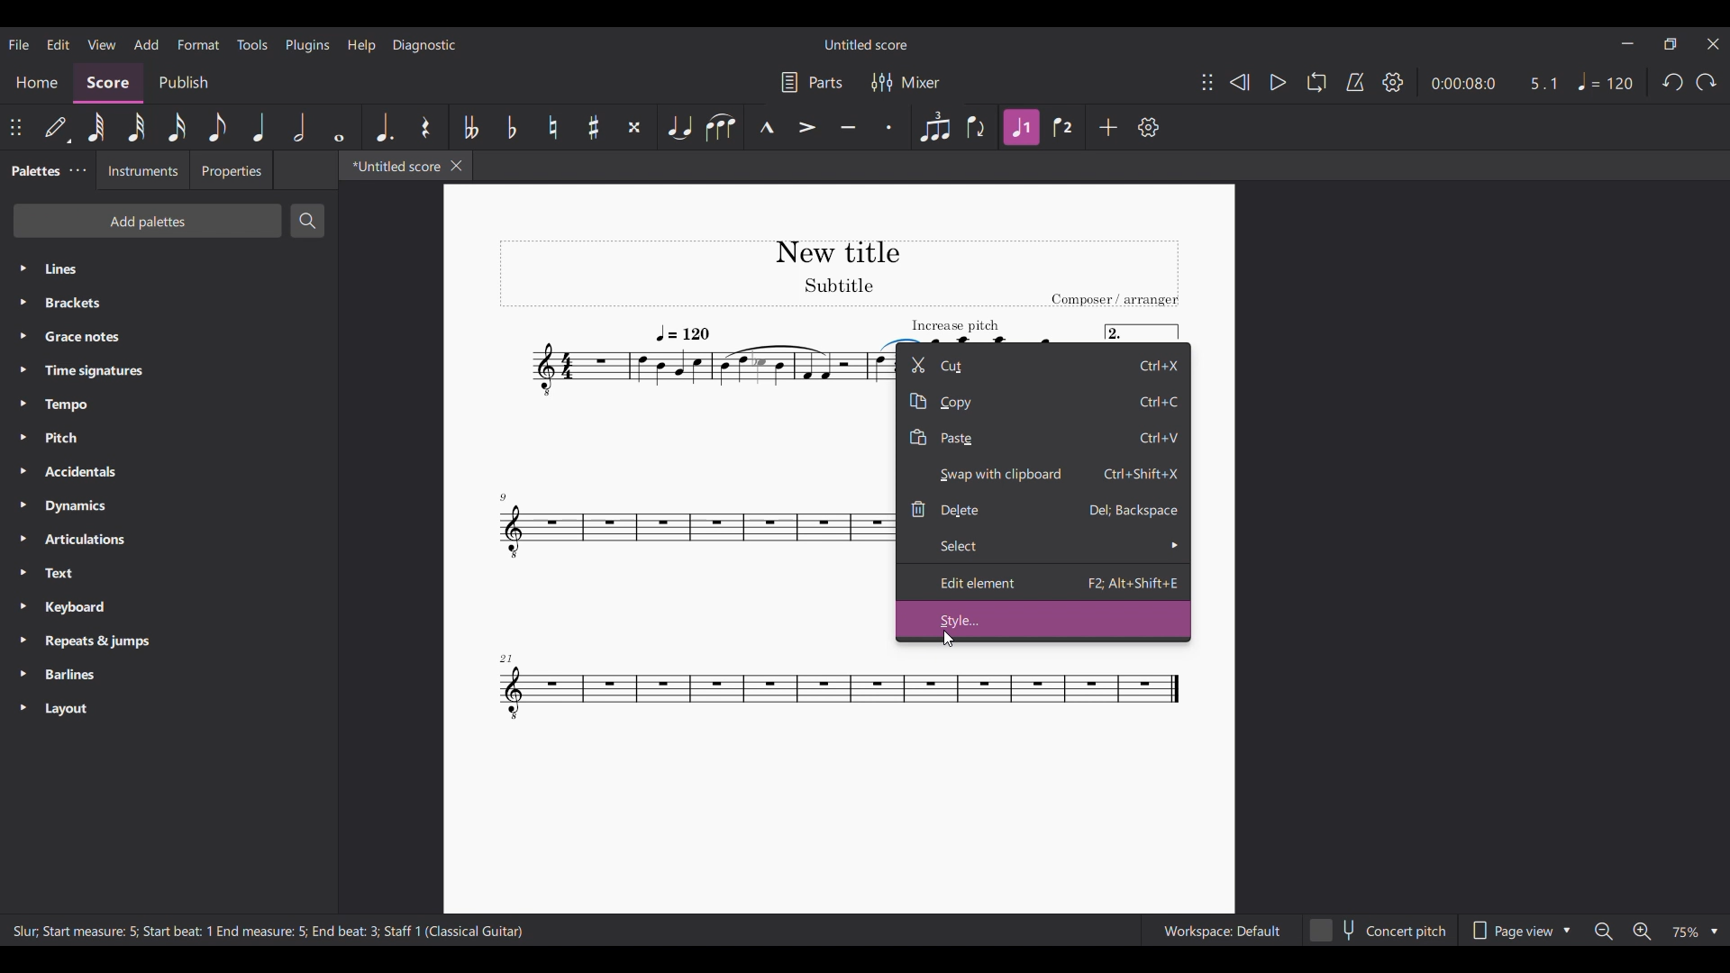 This screenshot has height=973, width=1730. What do you see at coordinates (457, 166) in the screenshot?
I see `Close tab` at bounding box center [457, 166].